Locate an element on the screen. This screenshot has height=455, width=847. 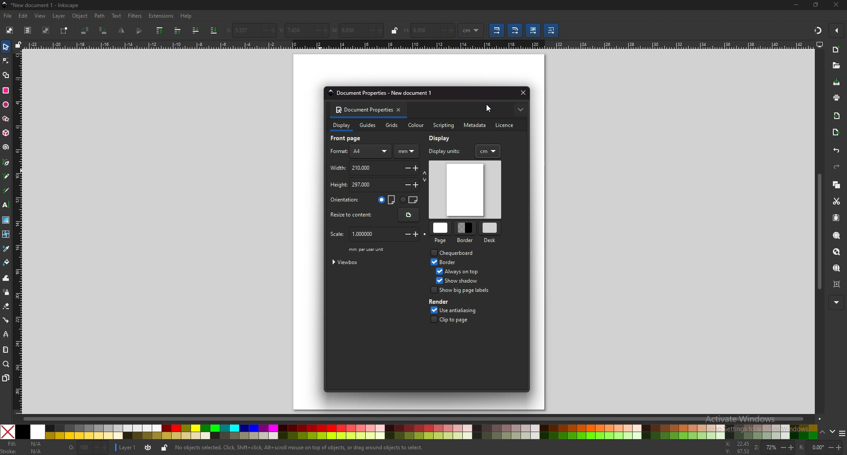
polygon is located at coordinates (6, 119).